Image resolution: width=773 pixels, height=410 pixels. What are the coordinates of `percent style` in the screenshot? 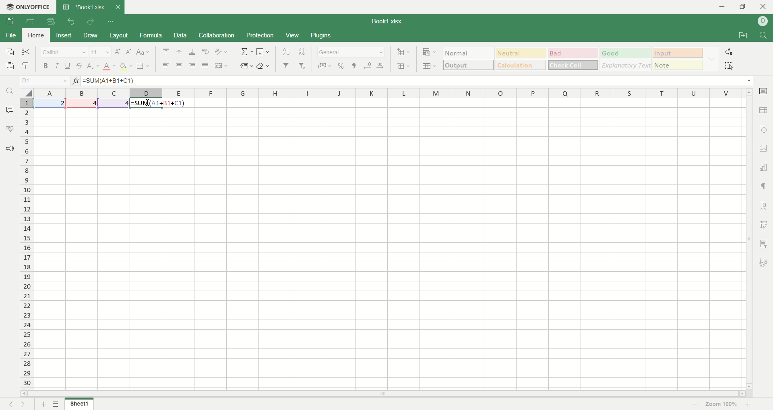 It's located at (342, 66).